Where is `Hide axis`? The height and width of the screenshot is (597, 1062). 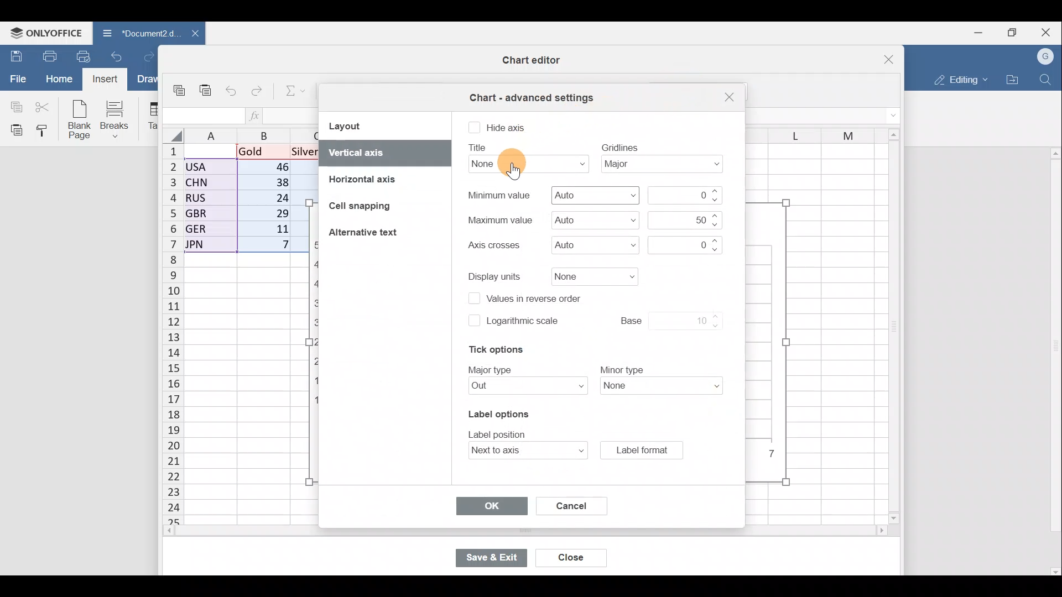 Hide axis is located at coordinates (508, 128).